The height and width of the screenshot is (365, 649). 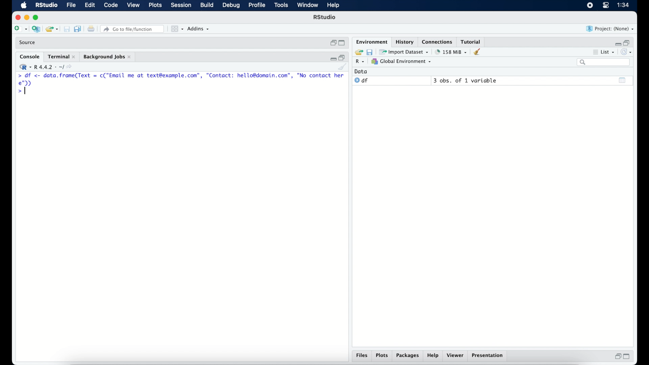 I want to click on date, so click(x=361, y=71).